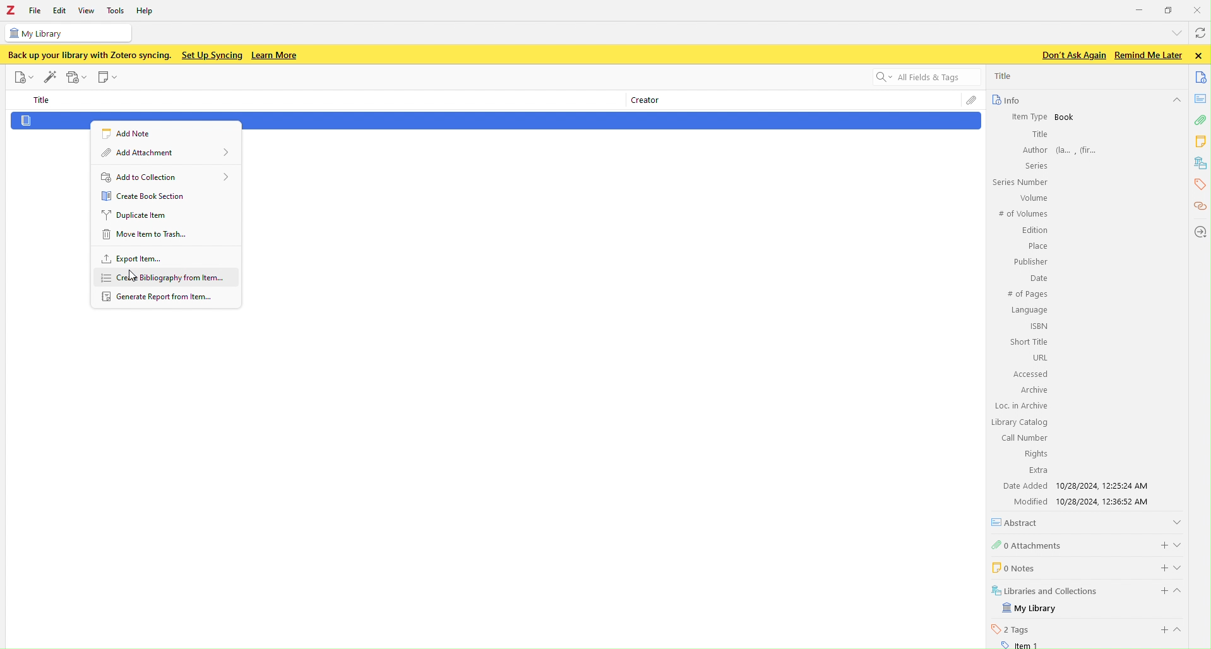 The width and height of the screenshot is (1211, 649). Describe the element at coordinates (166, 278) in the screenshot. I see `create bibliography` at that location.